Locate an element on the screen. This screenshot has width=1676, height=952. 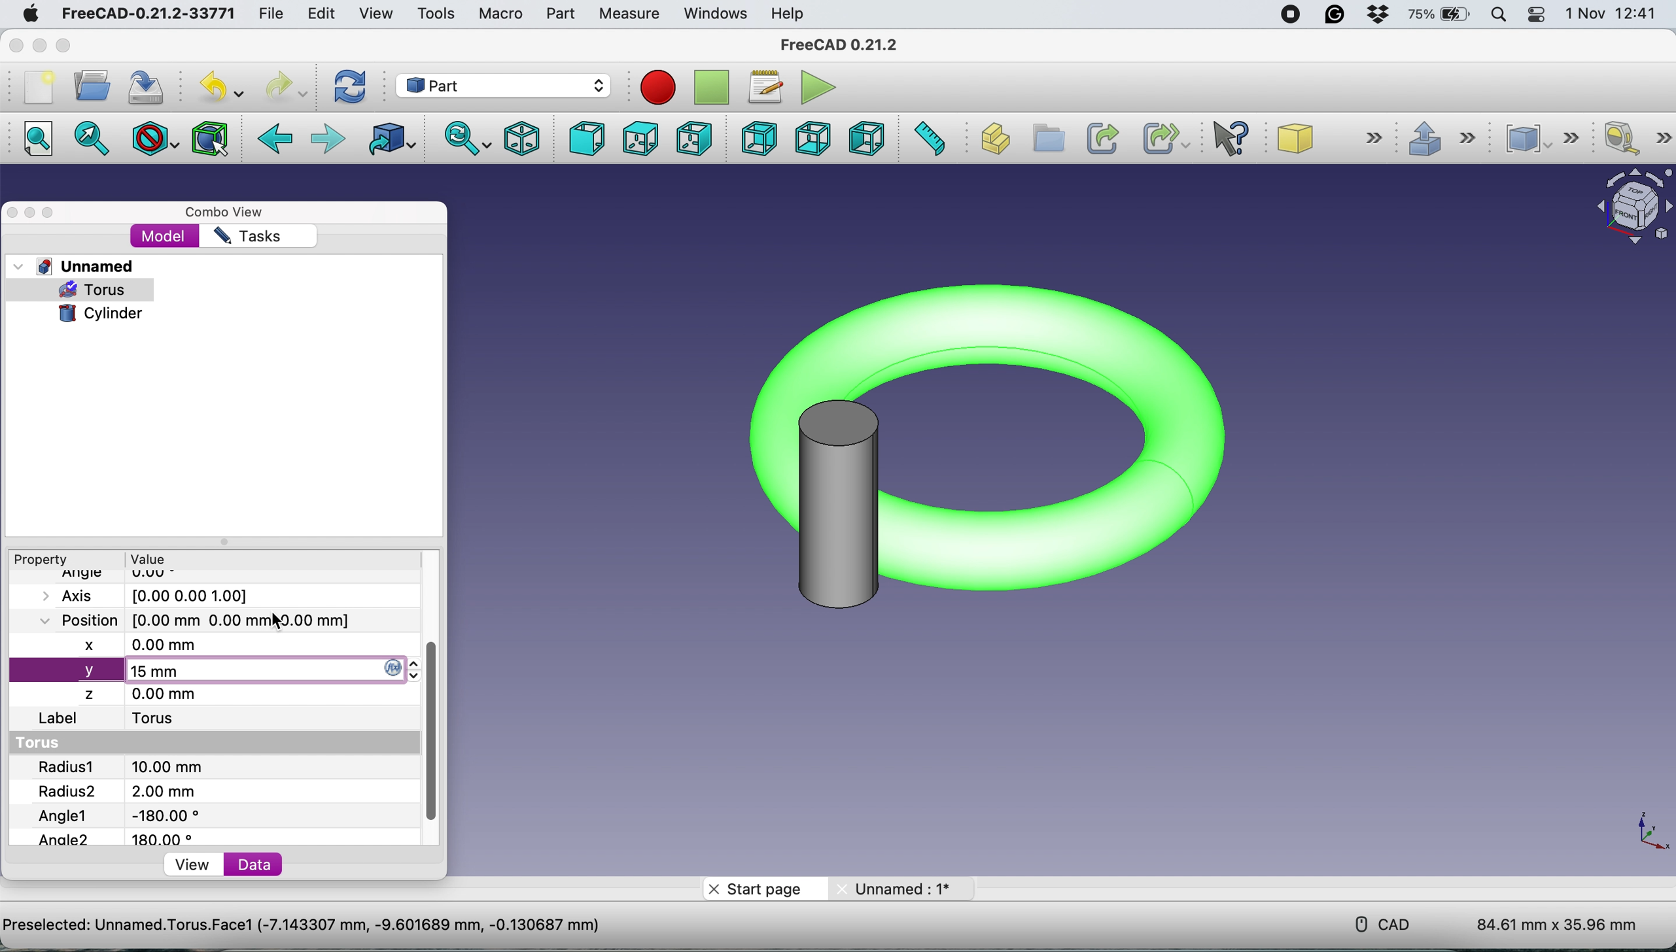
isometric is located at coordinates (525, 140).